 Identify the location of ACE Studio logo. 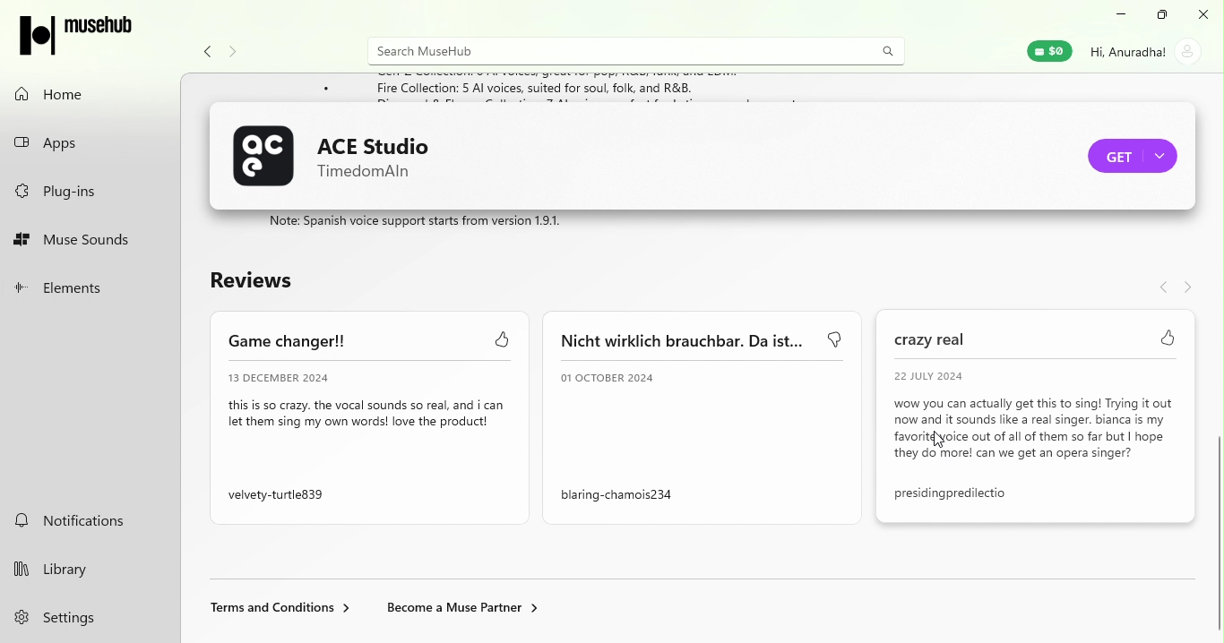
(266, 156).